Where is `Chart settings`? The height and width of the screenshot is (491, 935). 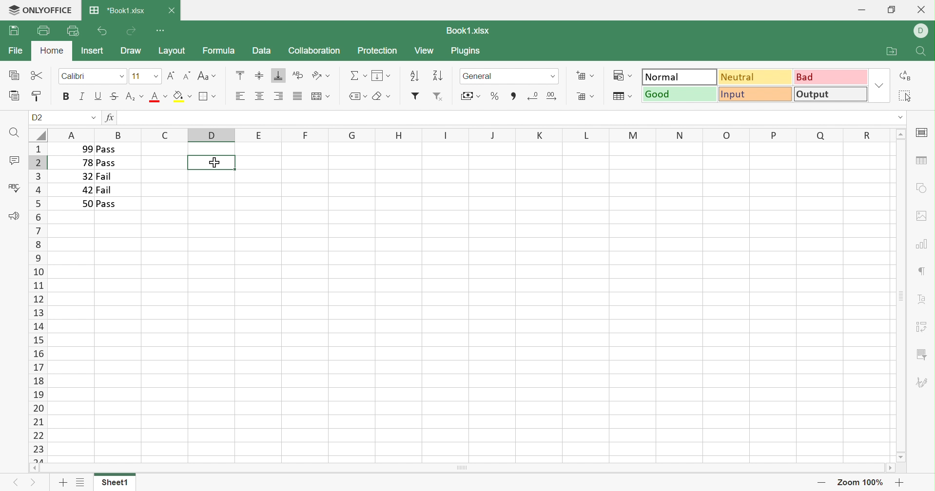 Chart settings is located at coordinates (920, 243).